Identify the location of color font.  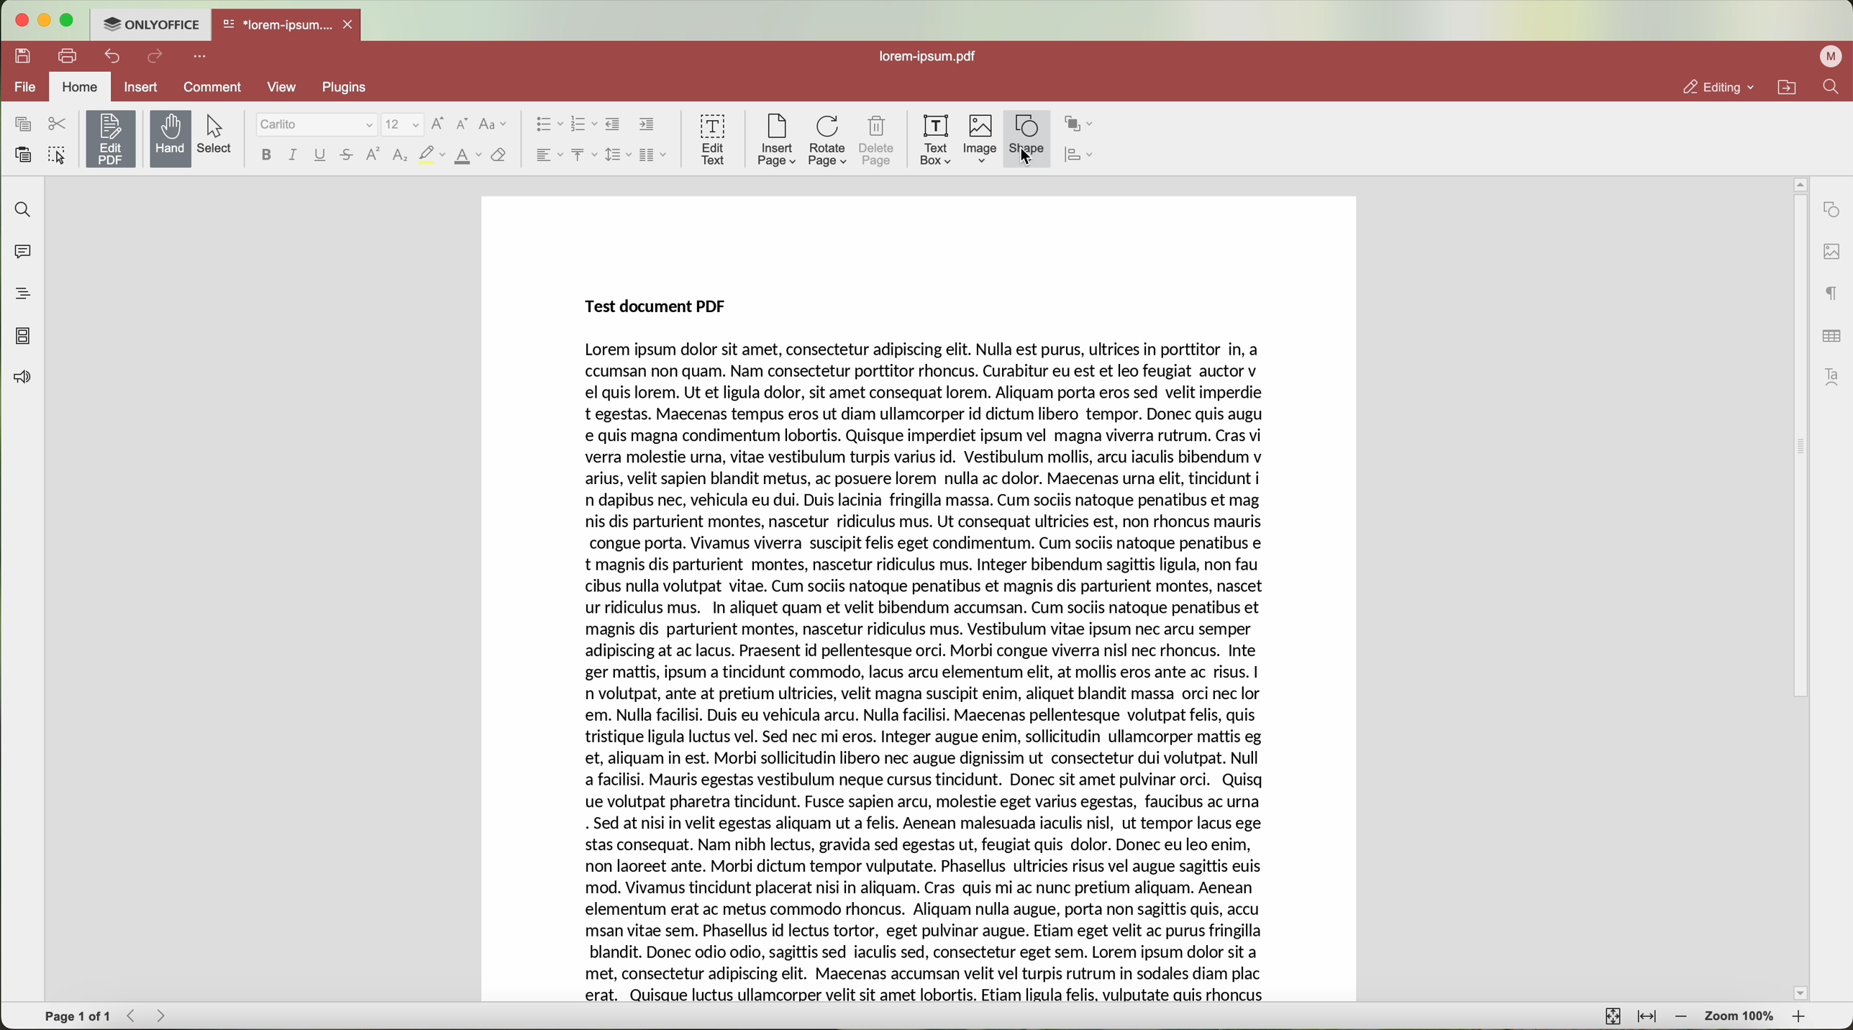
(468, 156).